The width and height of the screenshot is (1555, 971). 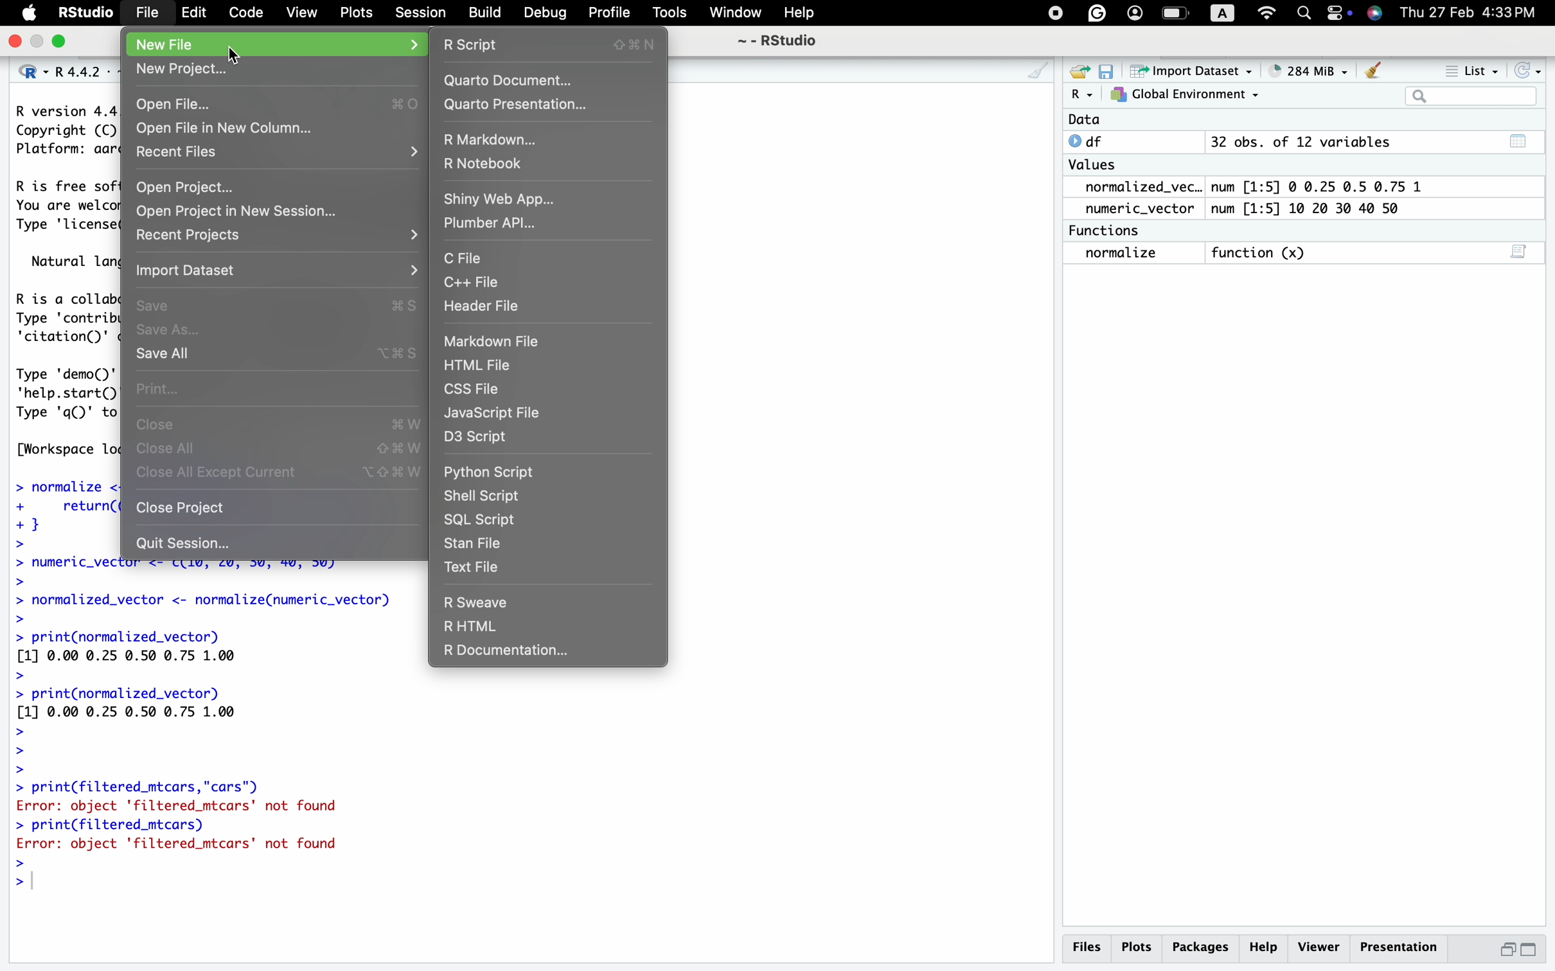 What do you see at coordinates (1077, 72) in the screenshot?
I see `SHARE` at bounding box center [1077, 72].